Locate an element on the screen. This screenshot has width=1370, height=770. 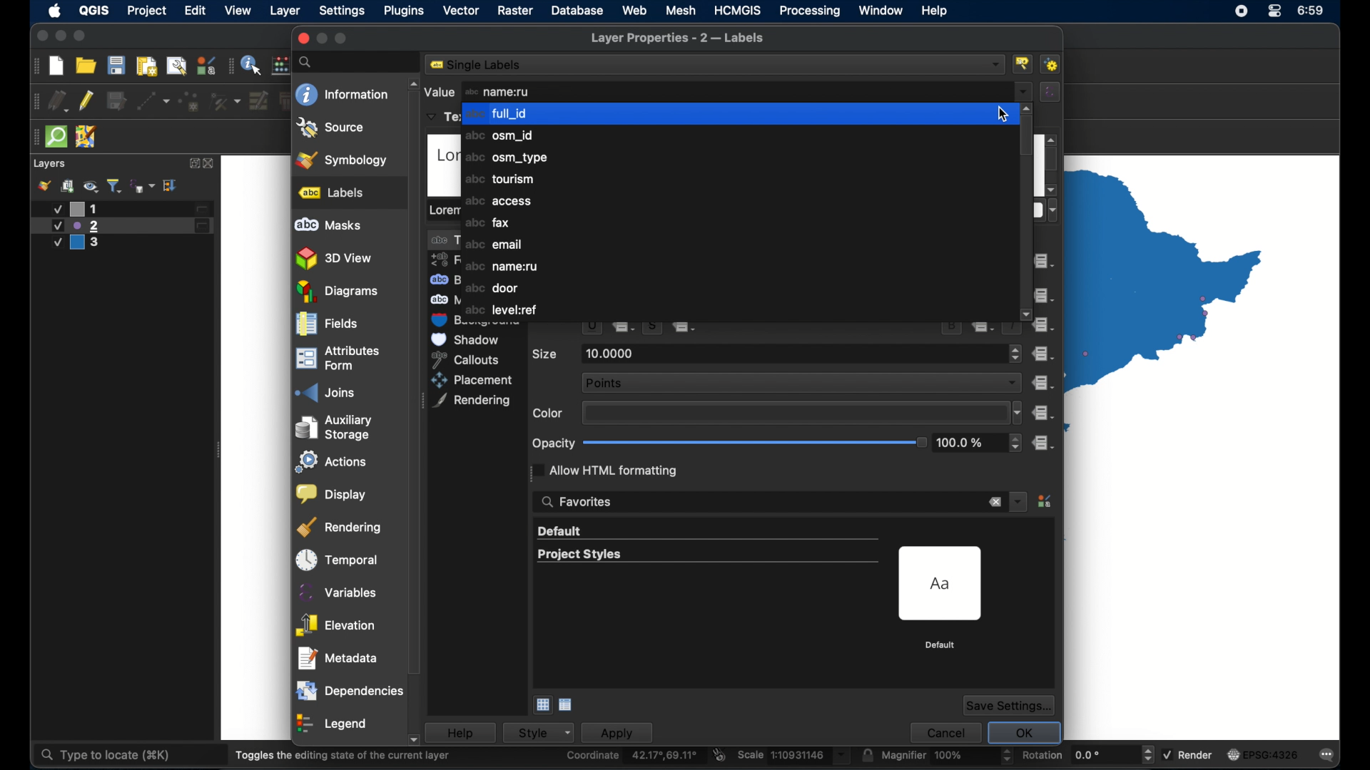
web is located at coordinates (634, 10).